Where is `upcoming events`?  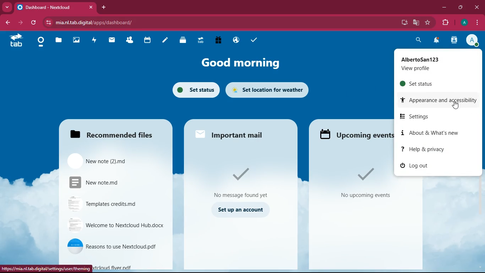 upcoming events is located at coordinates (355, 135).